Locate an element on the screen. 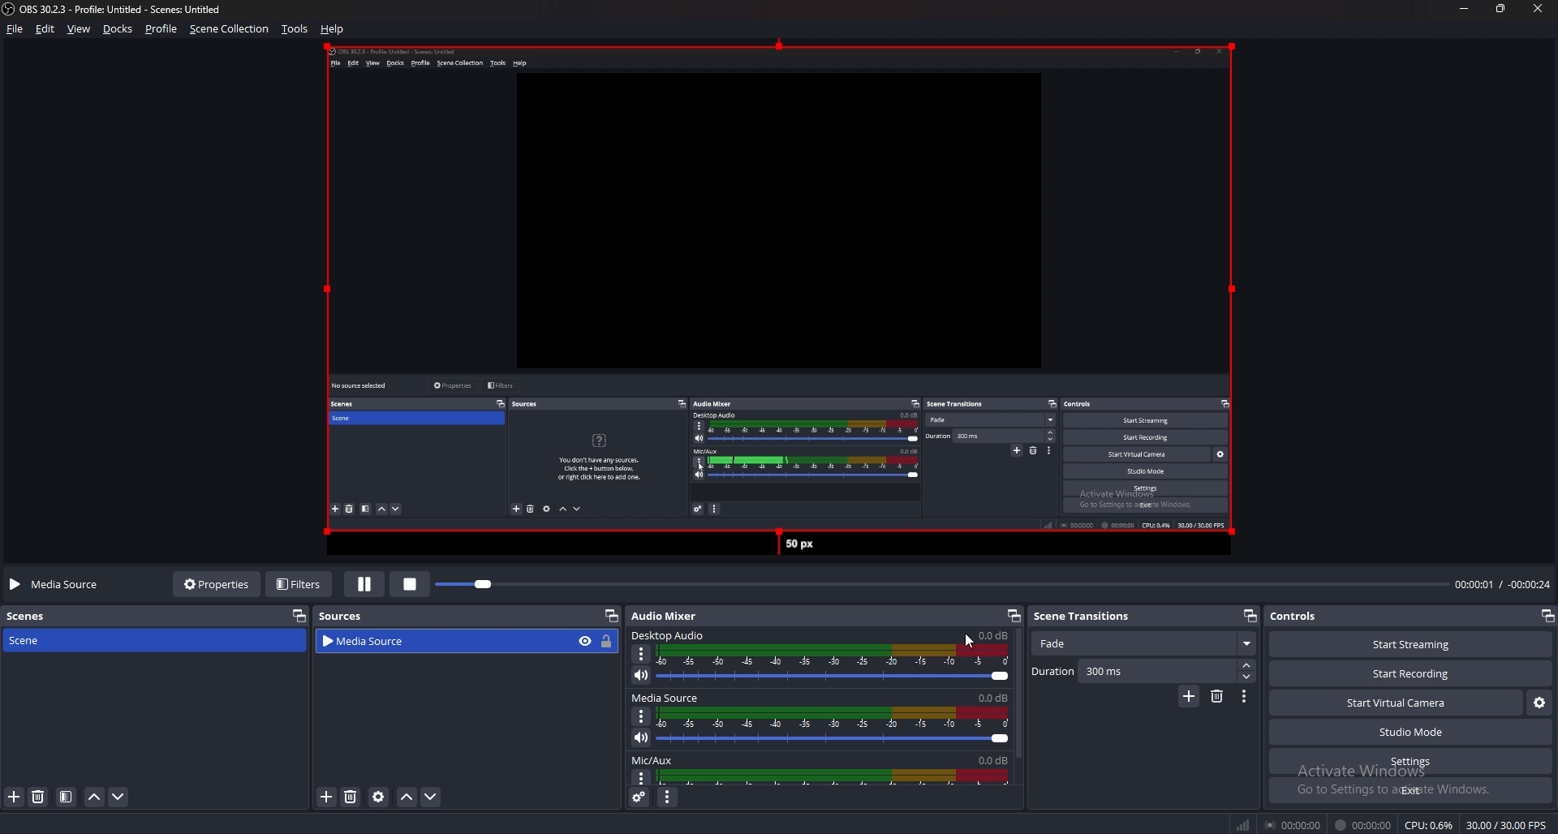 The image size is (1558, 834). 0.0db is located at coordinates (989, 758).